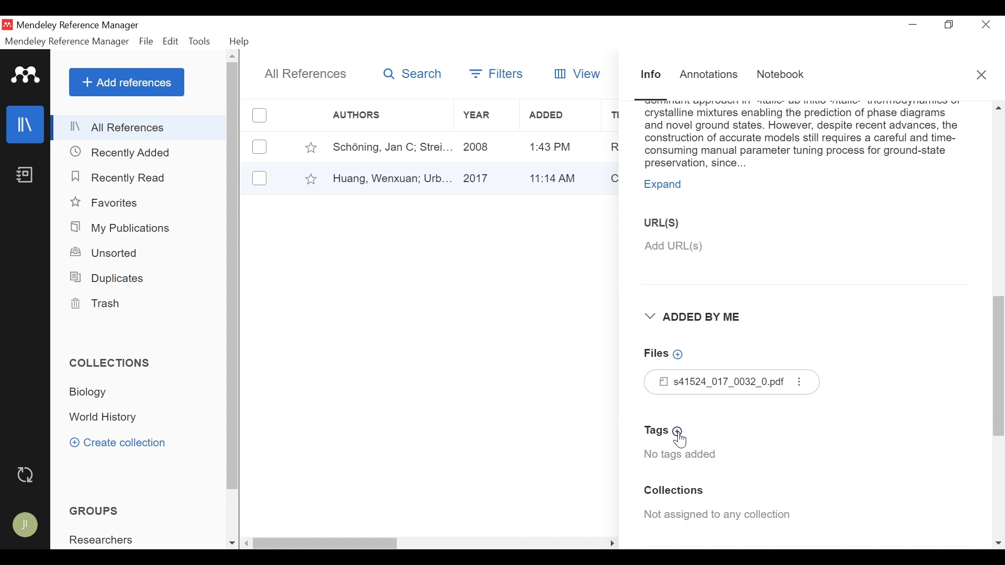  Describe the element at coordinates (92, 392) in the screenshot. I see `Collection` at that location.